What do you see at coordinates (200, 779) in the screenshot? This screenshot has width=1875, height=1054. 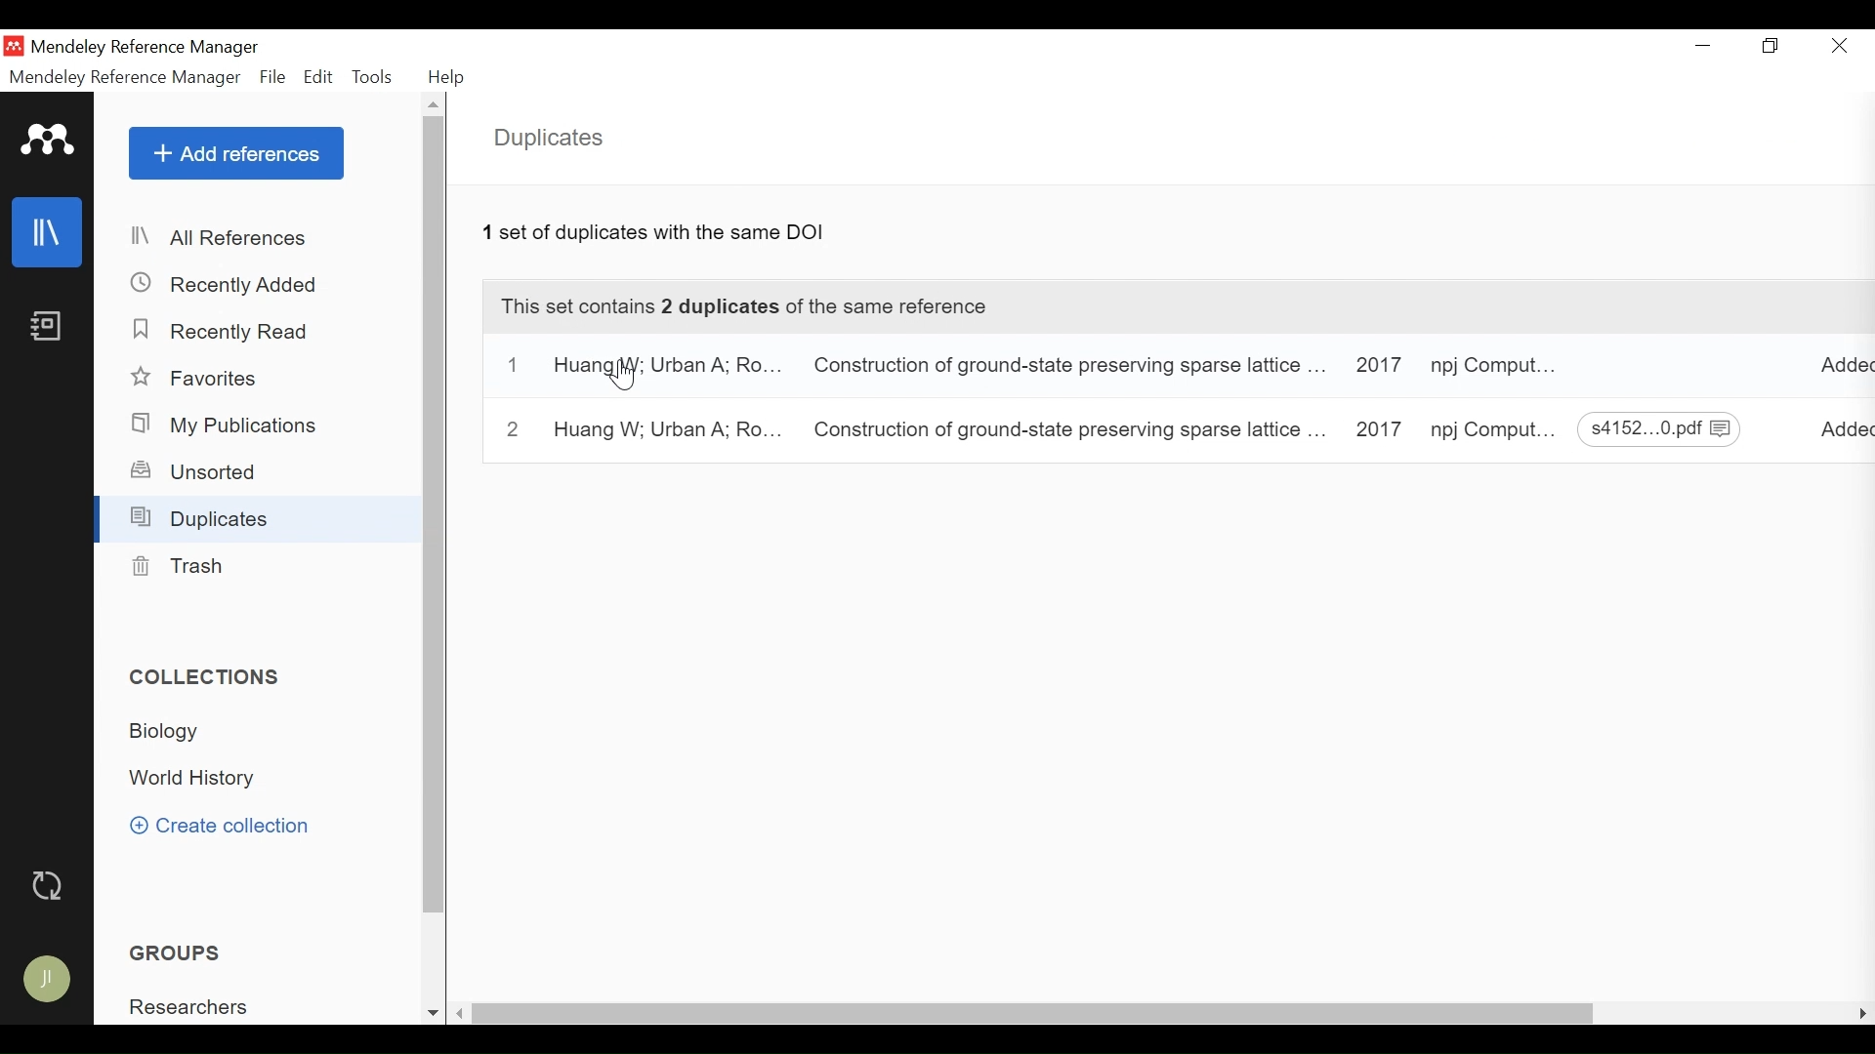 I see `Collection` at bounding box center [200, 779].